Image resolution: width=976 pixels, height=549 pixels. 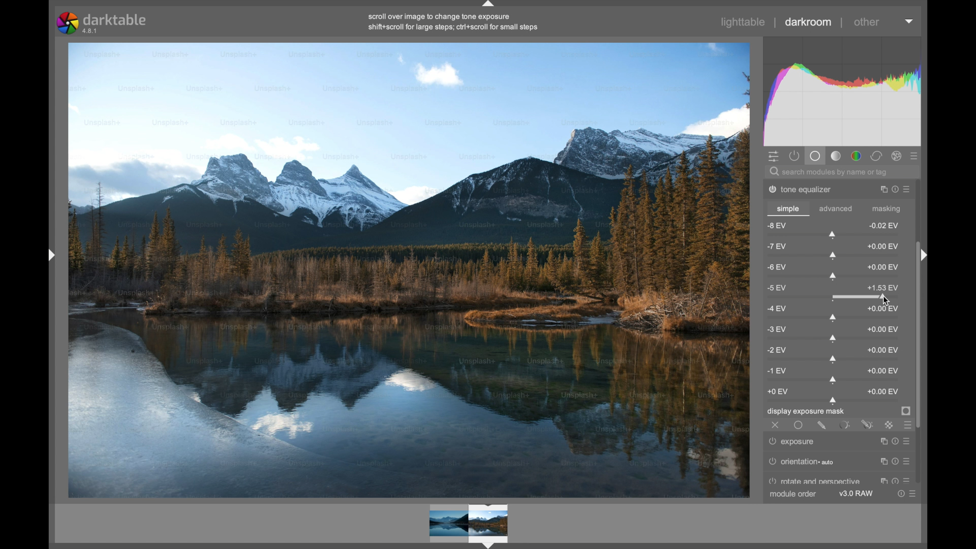 What do you see at coordinates (842, 479) in the screenshot?
I see `perspective` at bounding box center [842, 479].